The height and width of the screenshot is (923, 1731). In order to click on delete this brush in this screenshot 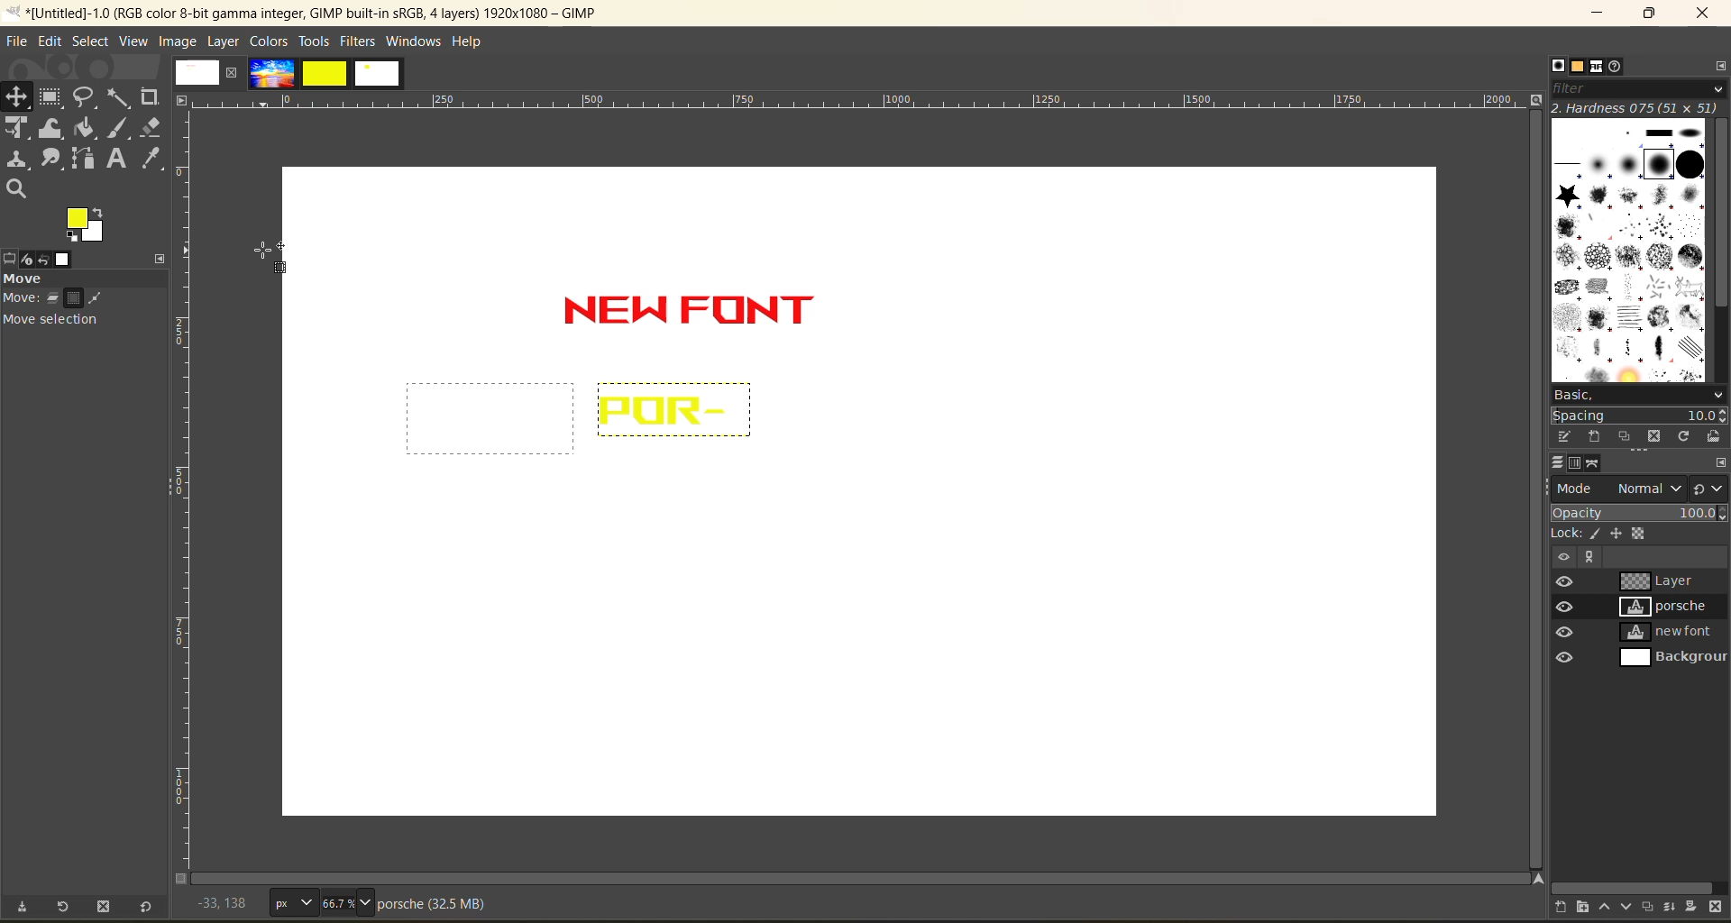, I will do `click(1647, 438)`.